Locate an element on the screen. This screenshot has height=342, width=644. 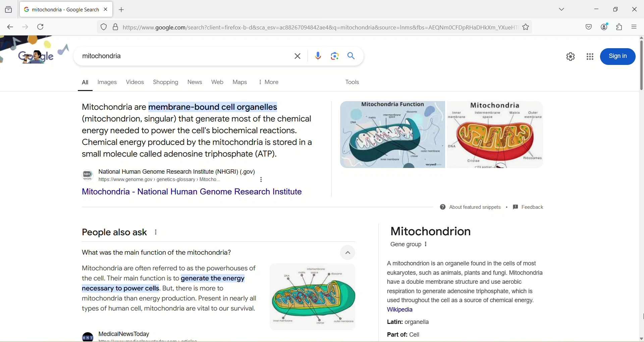
Mitochondria are often referred to as the powerhouses ofthe cell. Their main function is to generate the energynecessary to power cells. But, there is more tomitochondria than energy production. Present in nearly alltypes of human cell, mitochondria are vital to our survival. is located at coordinates (170, 287).